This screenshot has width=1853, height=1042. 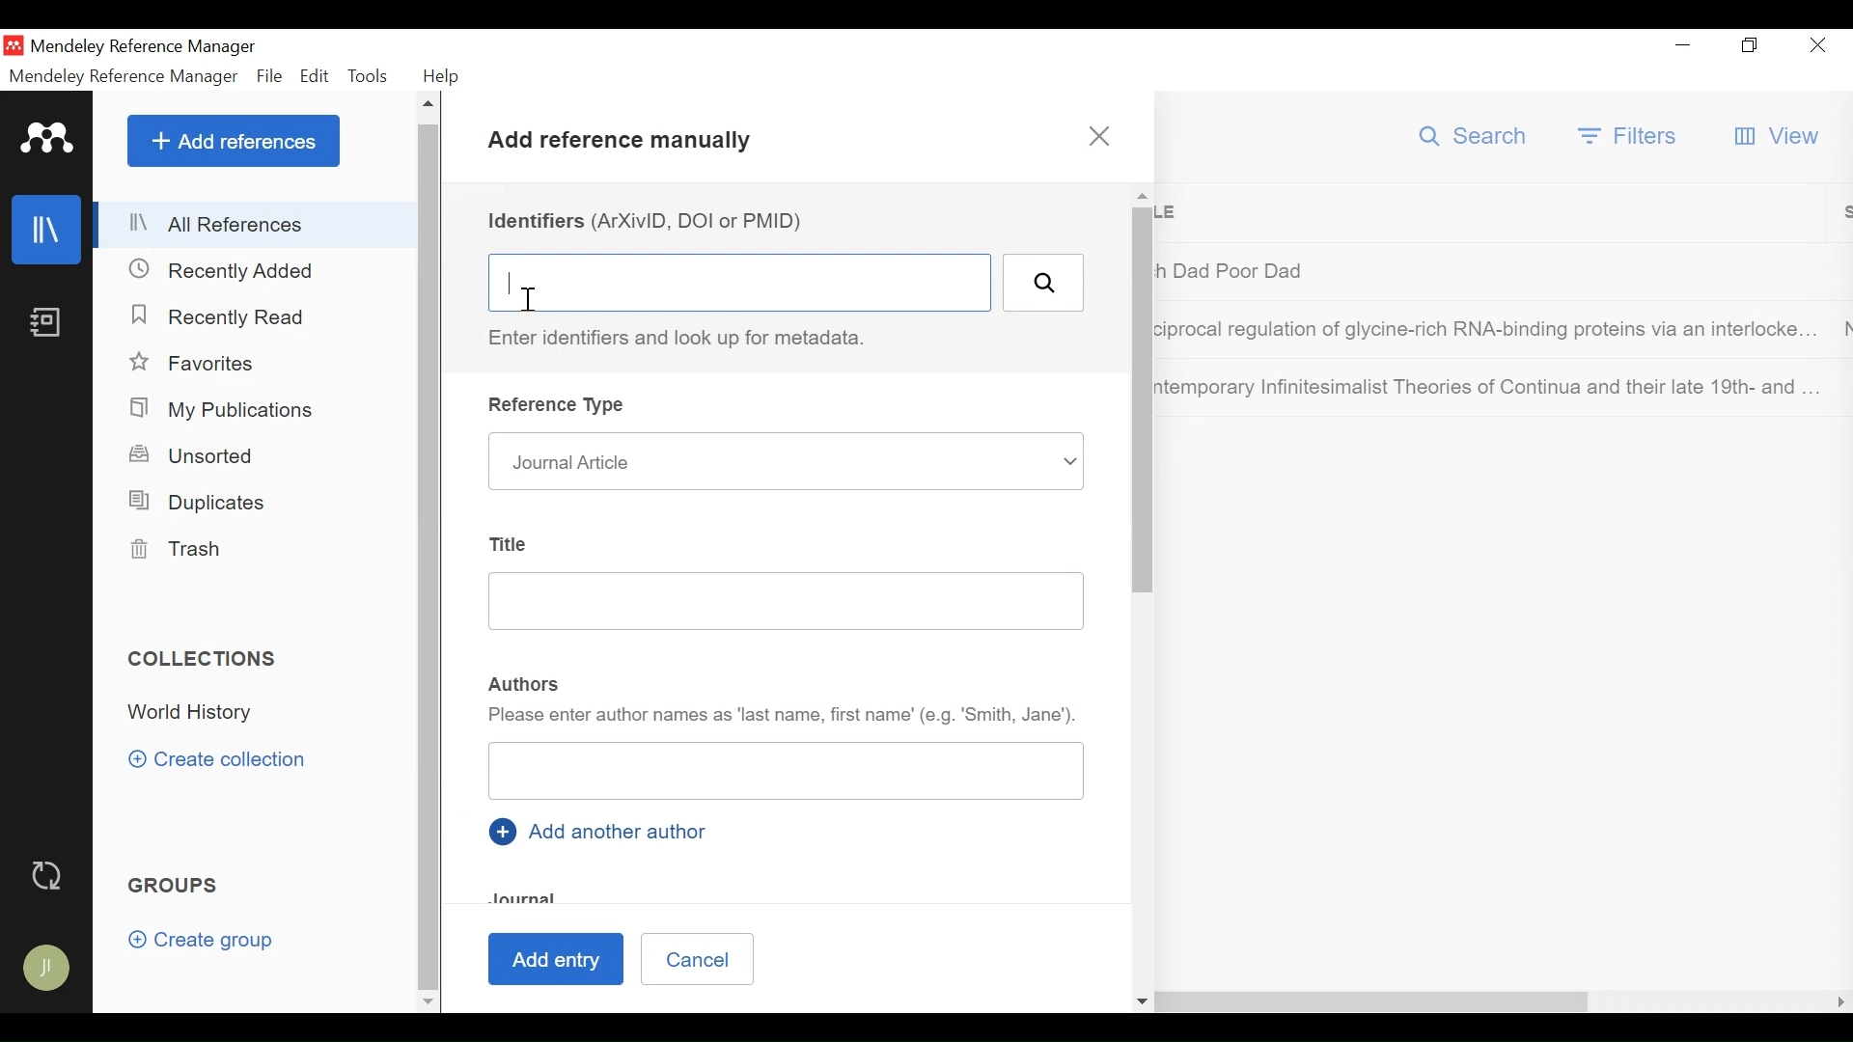 I want to click on Scroll down, so click(x=426, y=1004).